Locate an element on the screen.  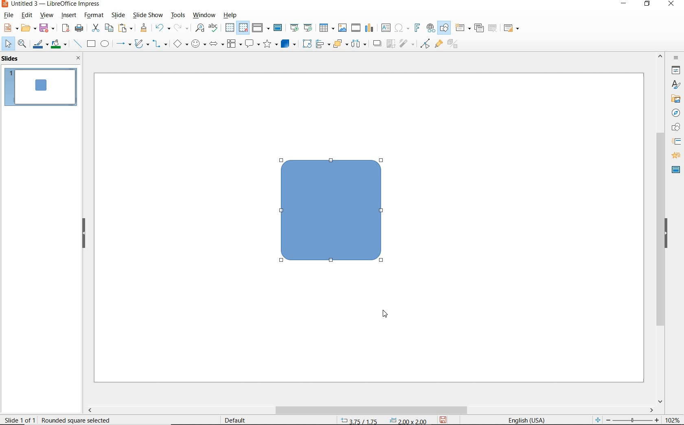
connectors is located at coordinates (160, 45).